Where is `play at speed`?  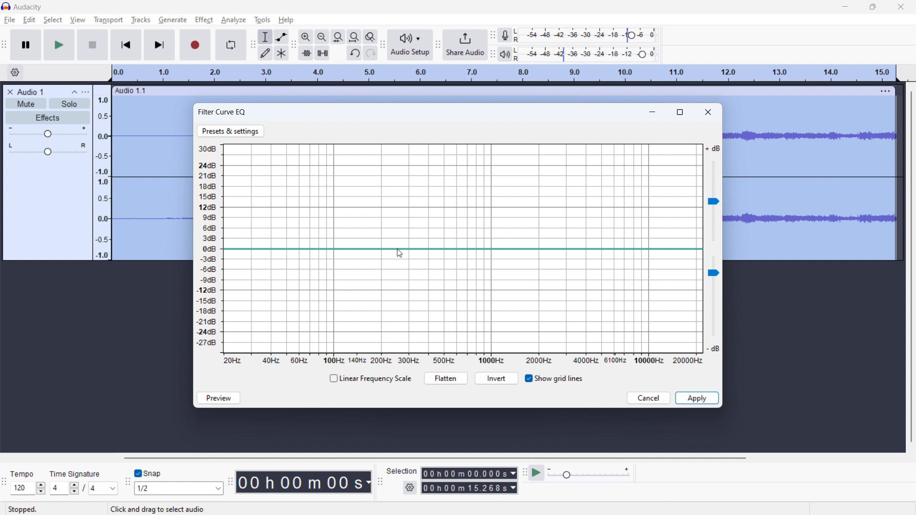 play at speed is located at coordinates (537, 473).